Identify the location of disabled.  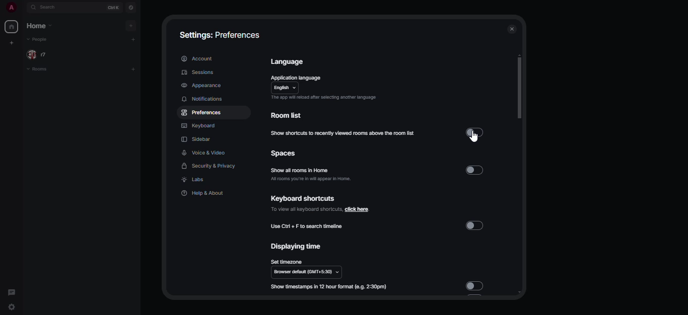
(477, 285).